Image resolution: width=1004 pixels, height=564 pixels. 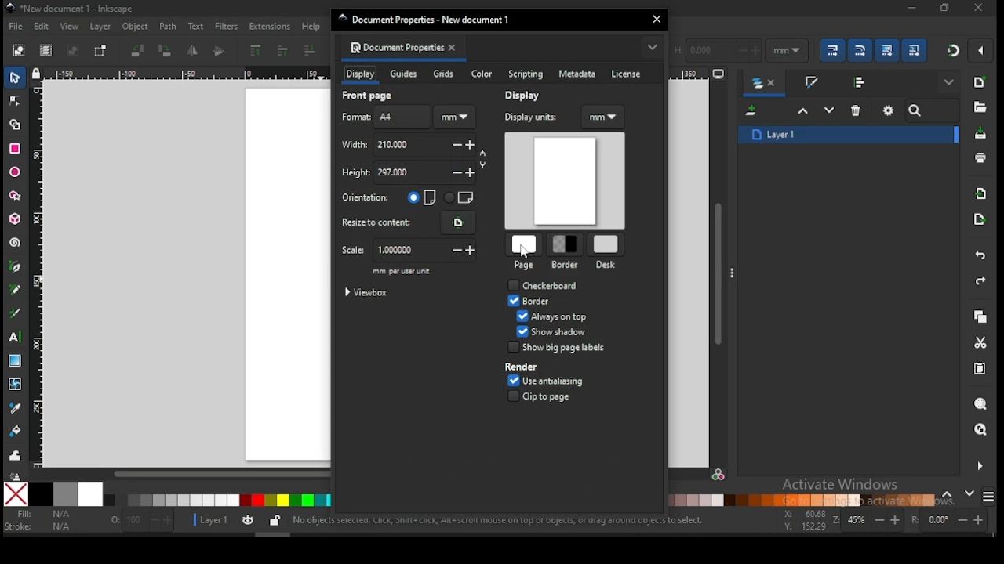 I want to click on mm per user unit, so click(x=402, y=273).